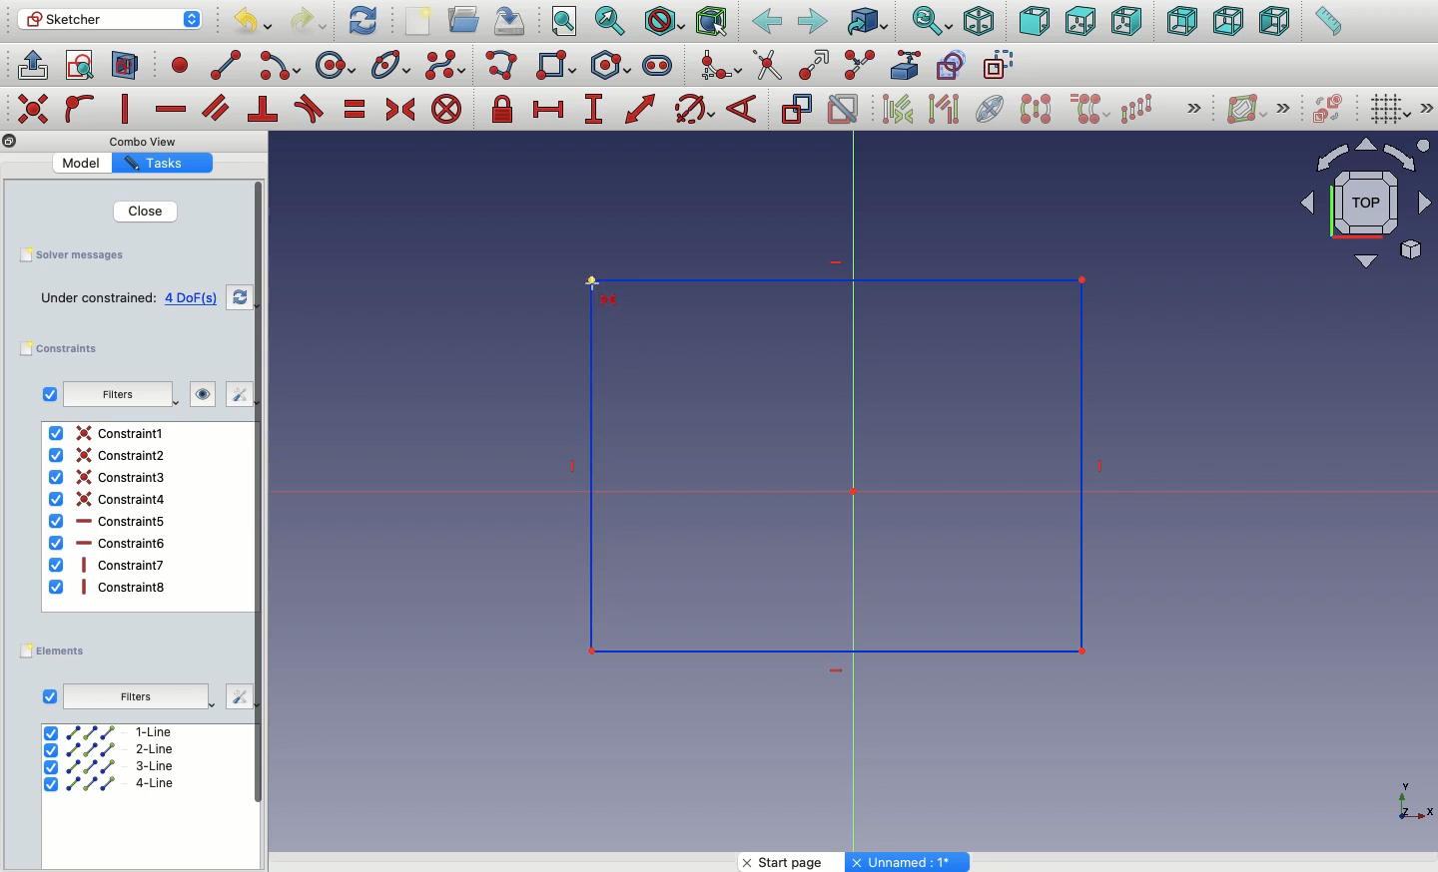 The width and height of the screenshot is (1438, 872). Describe the element at coordinates (98, 299) in the screenshot. I see `Under constrained:` at that location.